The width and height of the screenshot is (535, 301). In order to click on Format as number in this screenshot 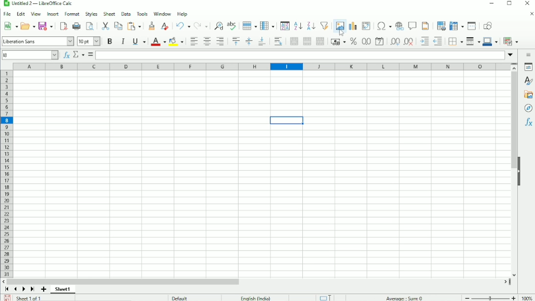, I will do `click(365, 42)`.